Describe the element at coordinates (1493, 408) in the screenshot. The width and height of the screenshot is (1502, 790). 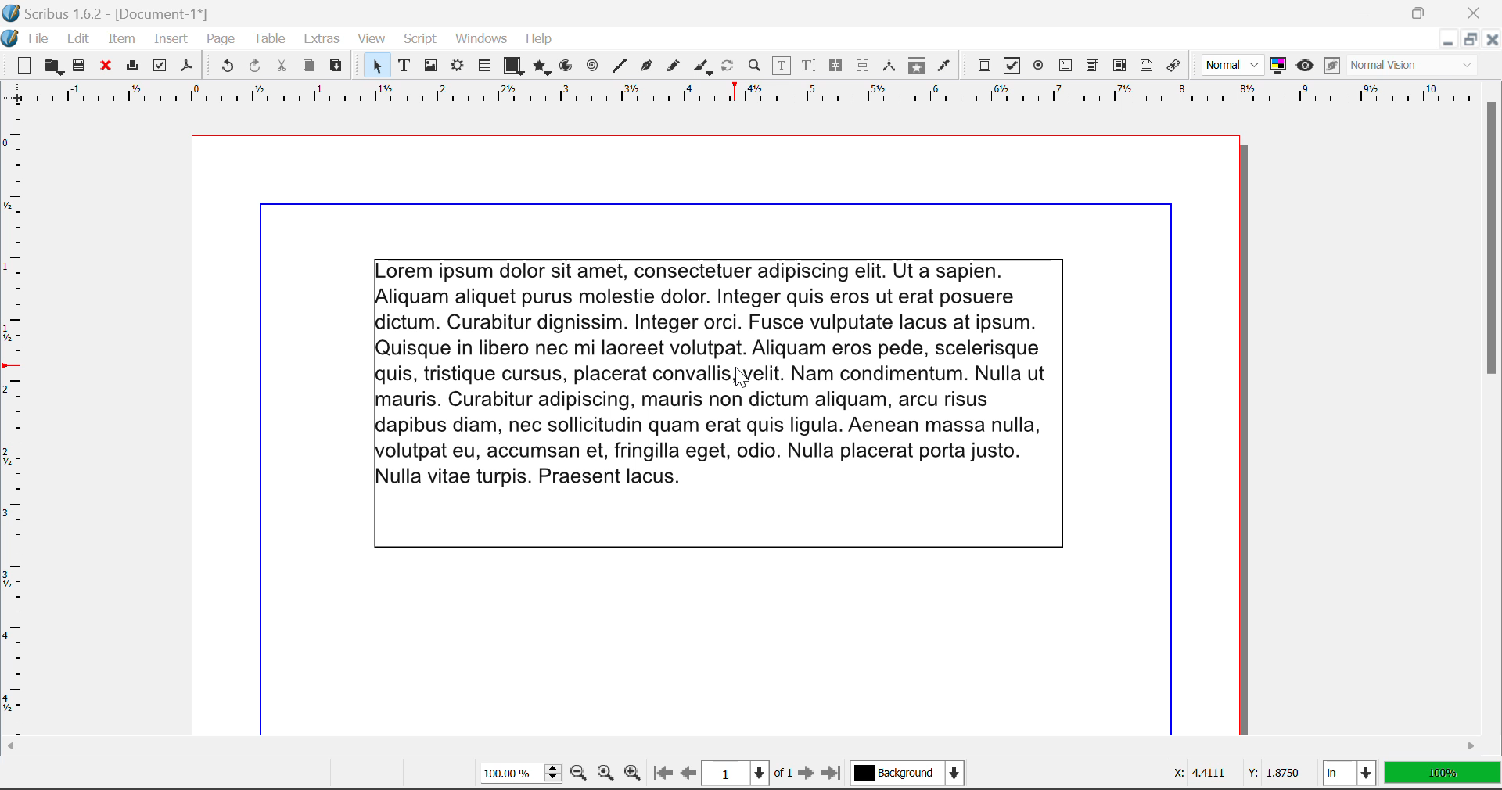
I see `Scroll Bar` at that location.